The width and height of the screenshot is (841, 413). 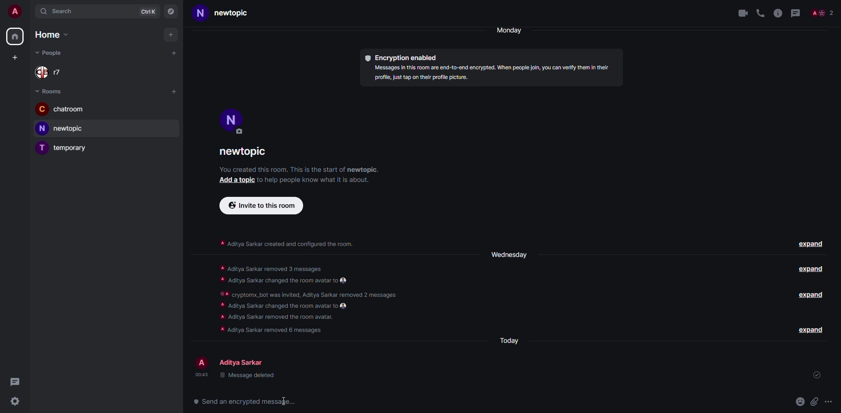 What do you see at coordinates (759, 12) in the screenshot?
I see `voice` at bounding box center [759, 12].